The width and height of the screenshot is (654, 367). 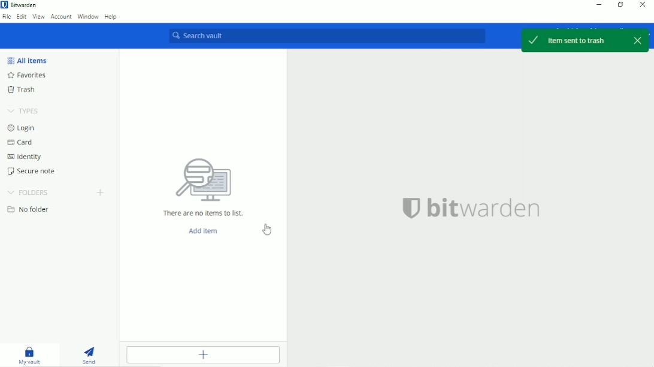 I want to click on select, so click(x=534, y=42).